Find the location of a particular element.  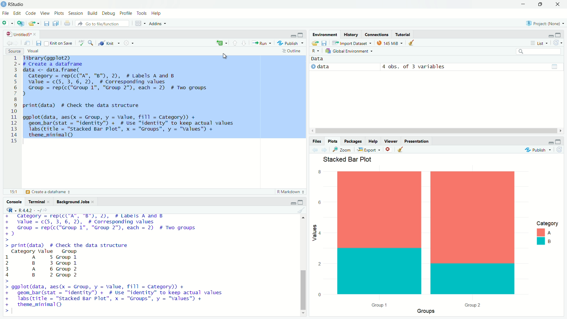

List is located at coordinates (540, 43).